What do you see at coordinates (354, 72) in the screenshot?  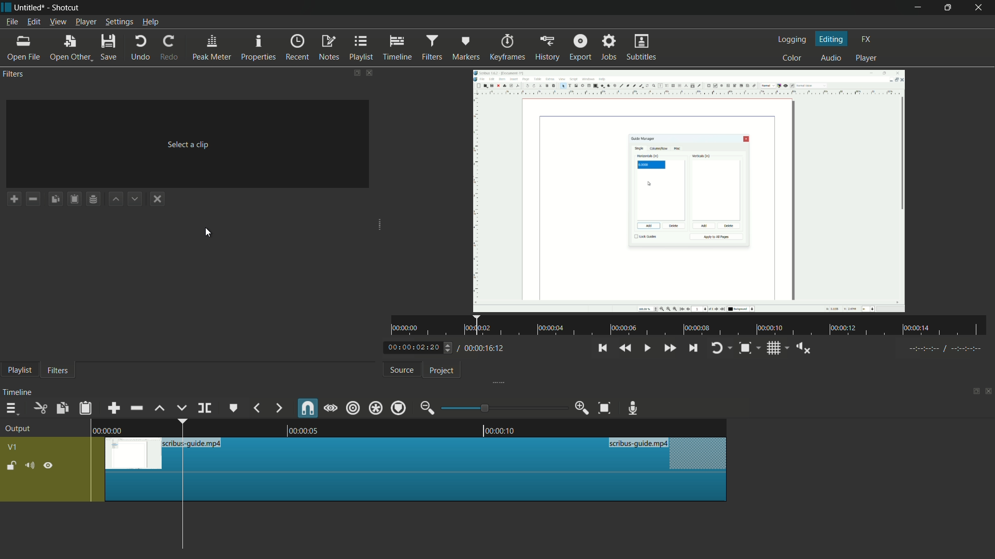 I see `change layout` at bounding box center [354, 72].